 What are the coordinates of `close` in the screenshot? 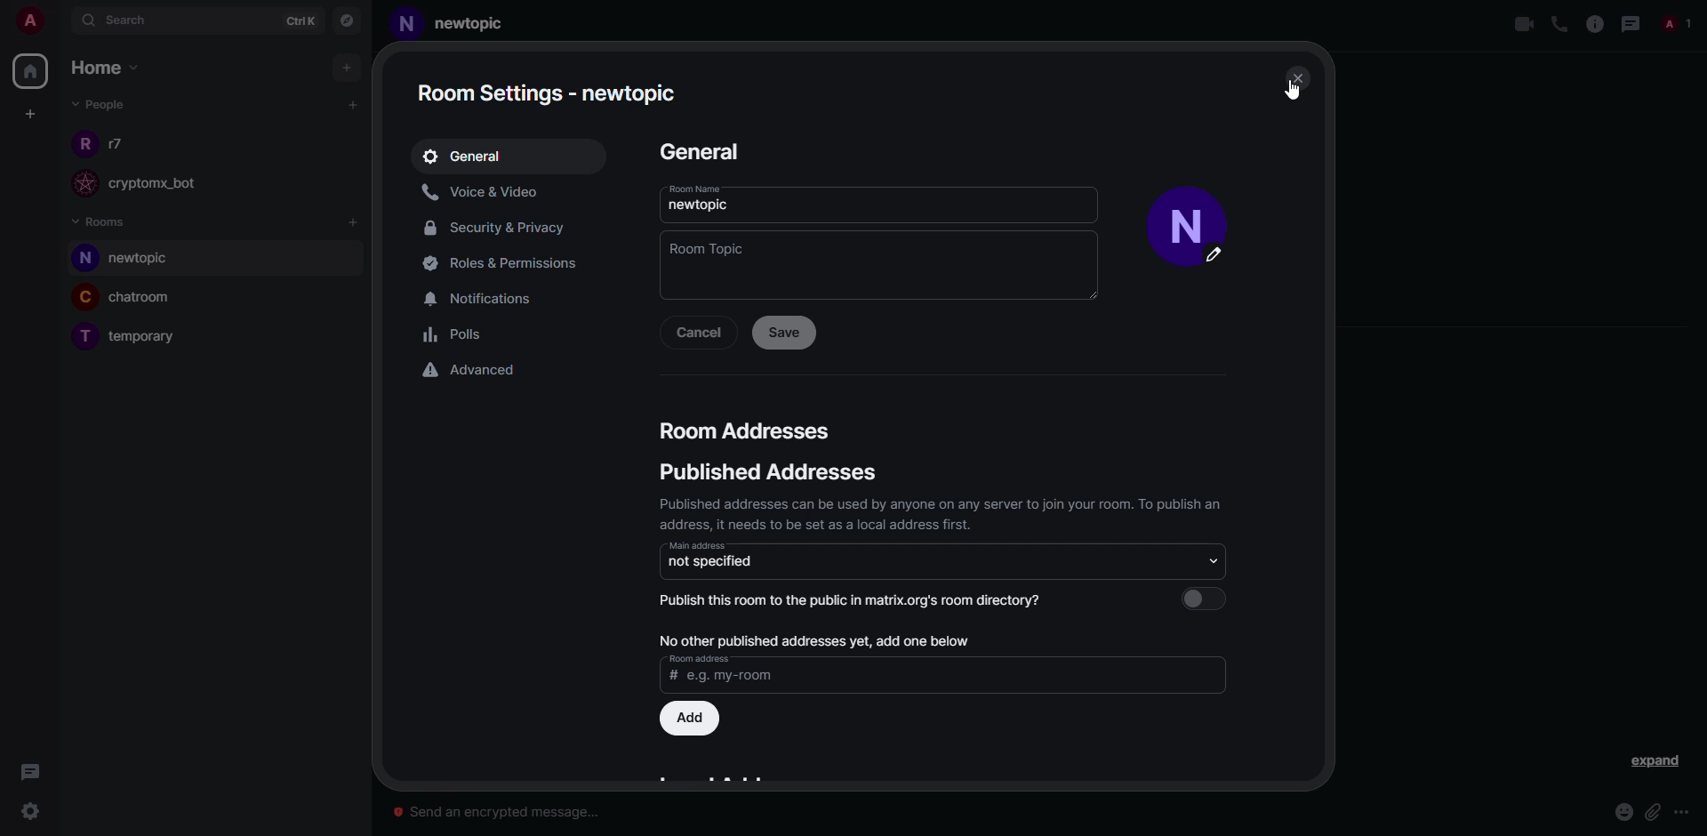 It's located at (1298, 76).